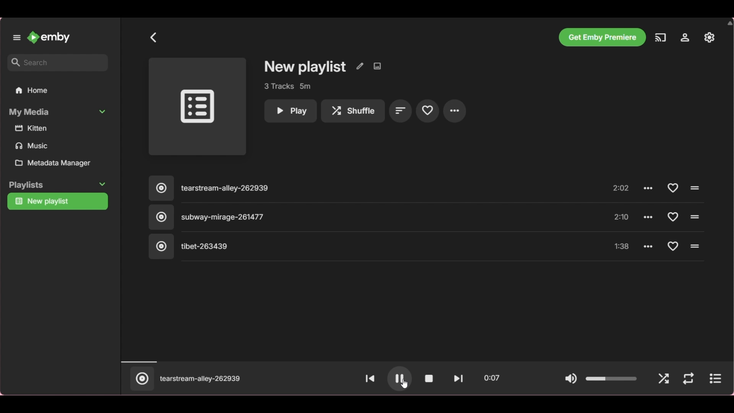  What do you see at coordinates (664, 379) in the screenshot?
I see `Shuffle` at bounding box center [664, 379].